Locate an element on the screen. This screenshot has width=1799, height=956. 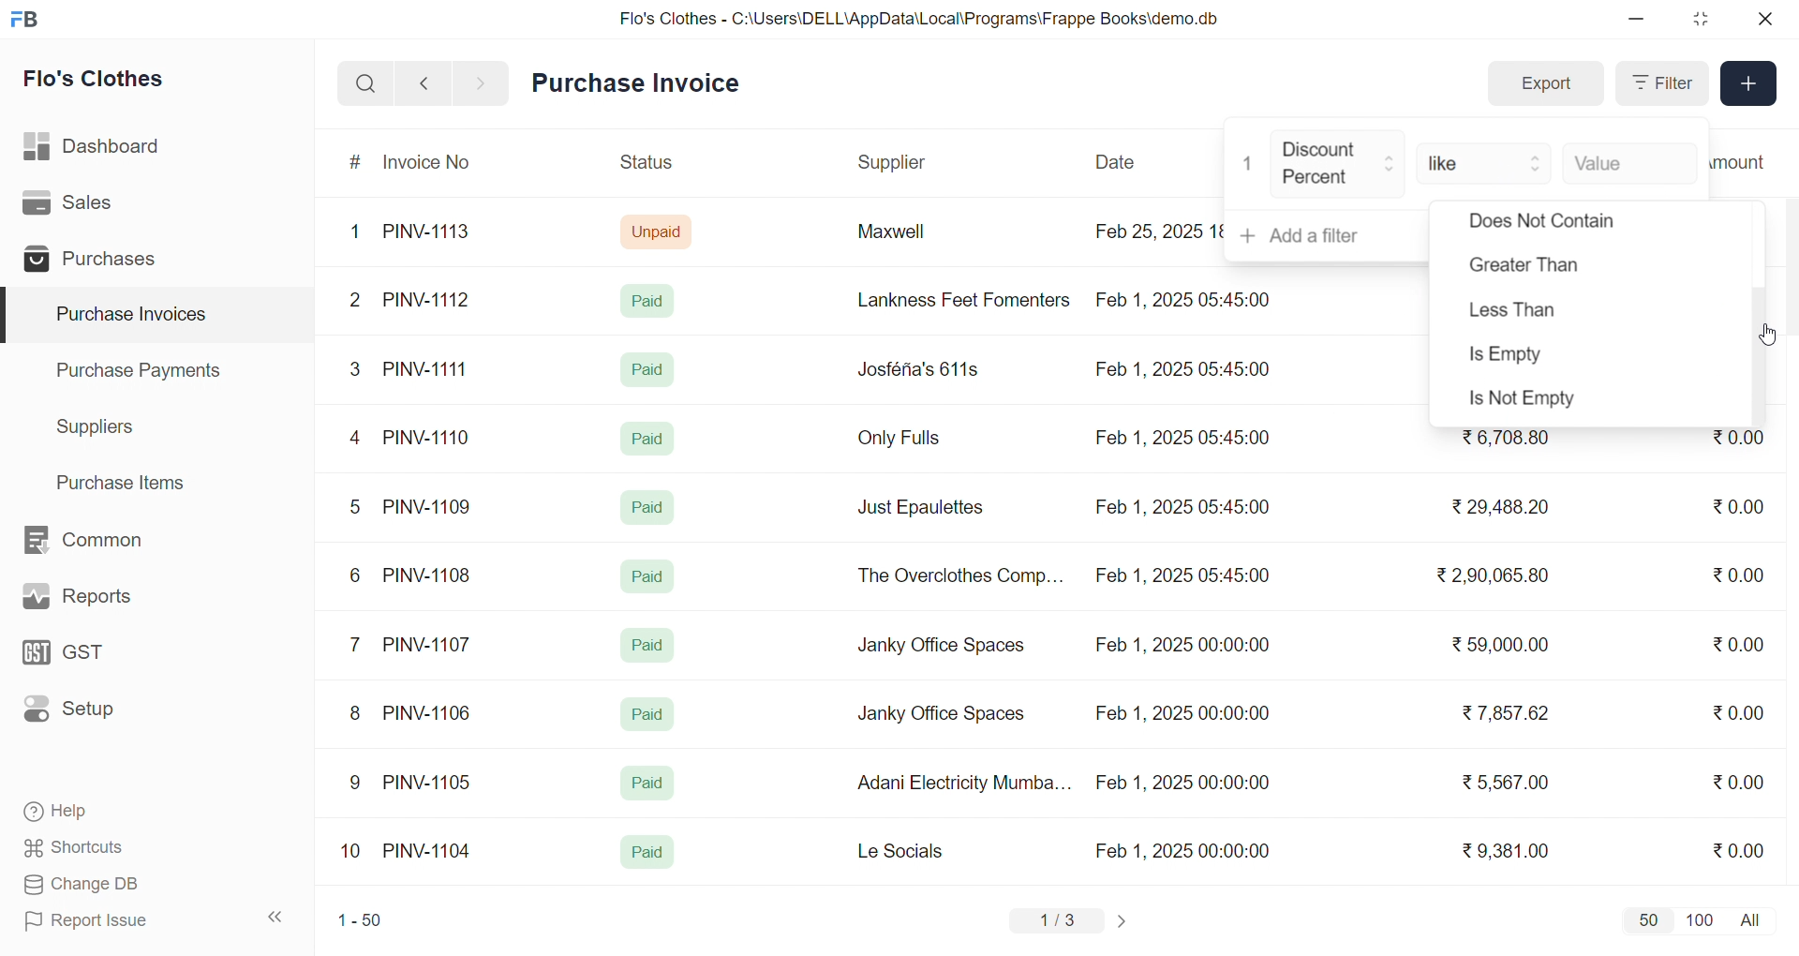
Status is located at coordinates (645, 165).